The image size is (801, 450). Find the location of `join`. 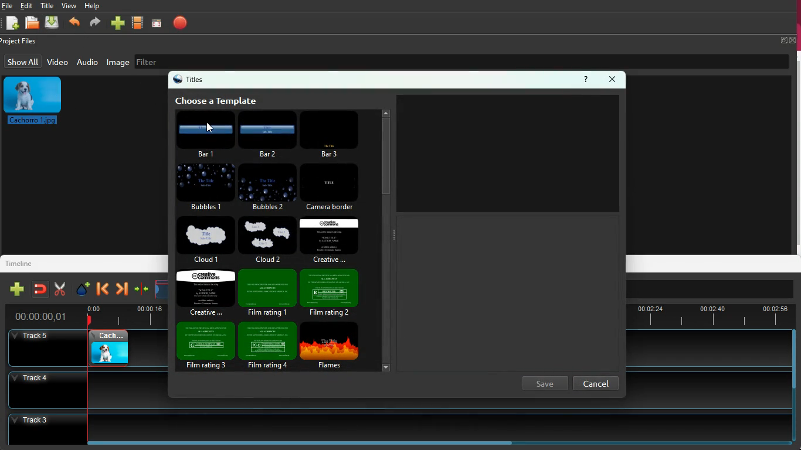

join is located at coordinates (39, 289).